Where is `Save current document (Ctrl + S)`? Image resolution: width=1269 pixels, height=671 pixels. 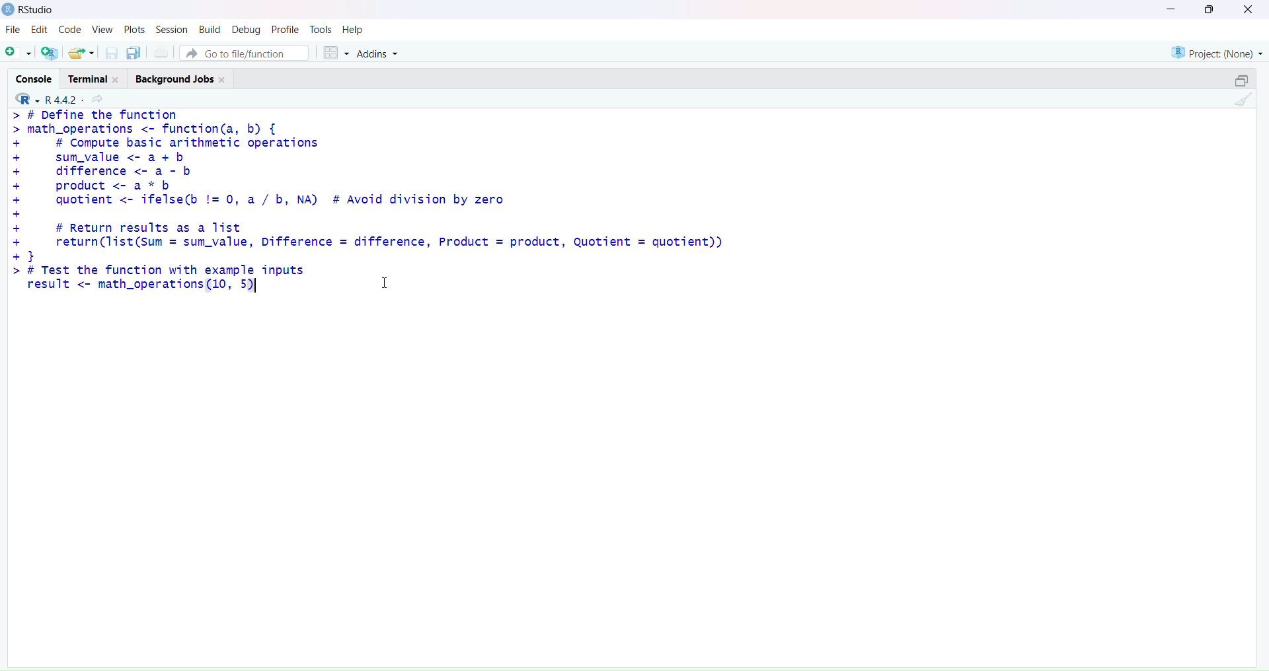
Save current document (Ctrl + S) is located at coordinates (112, 51).